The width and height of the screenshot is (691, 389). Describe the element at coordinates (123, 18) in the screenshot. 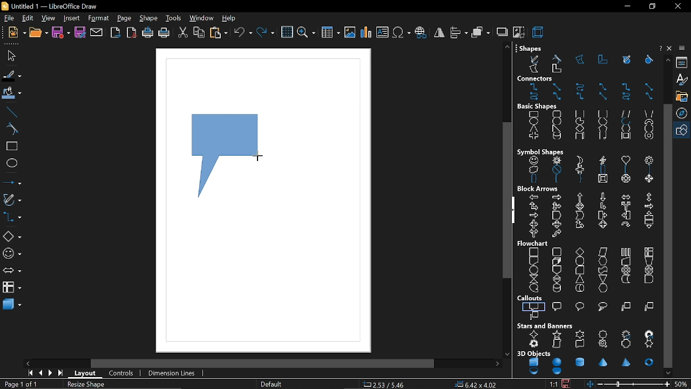

I see `page` at that location.